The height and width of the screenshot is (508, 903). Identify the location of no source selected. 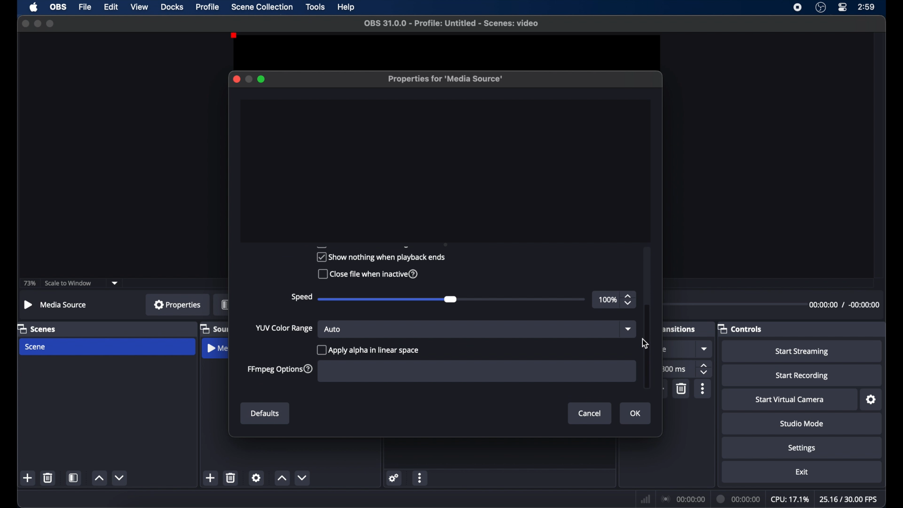
(57, 305).